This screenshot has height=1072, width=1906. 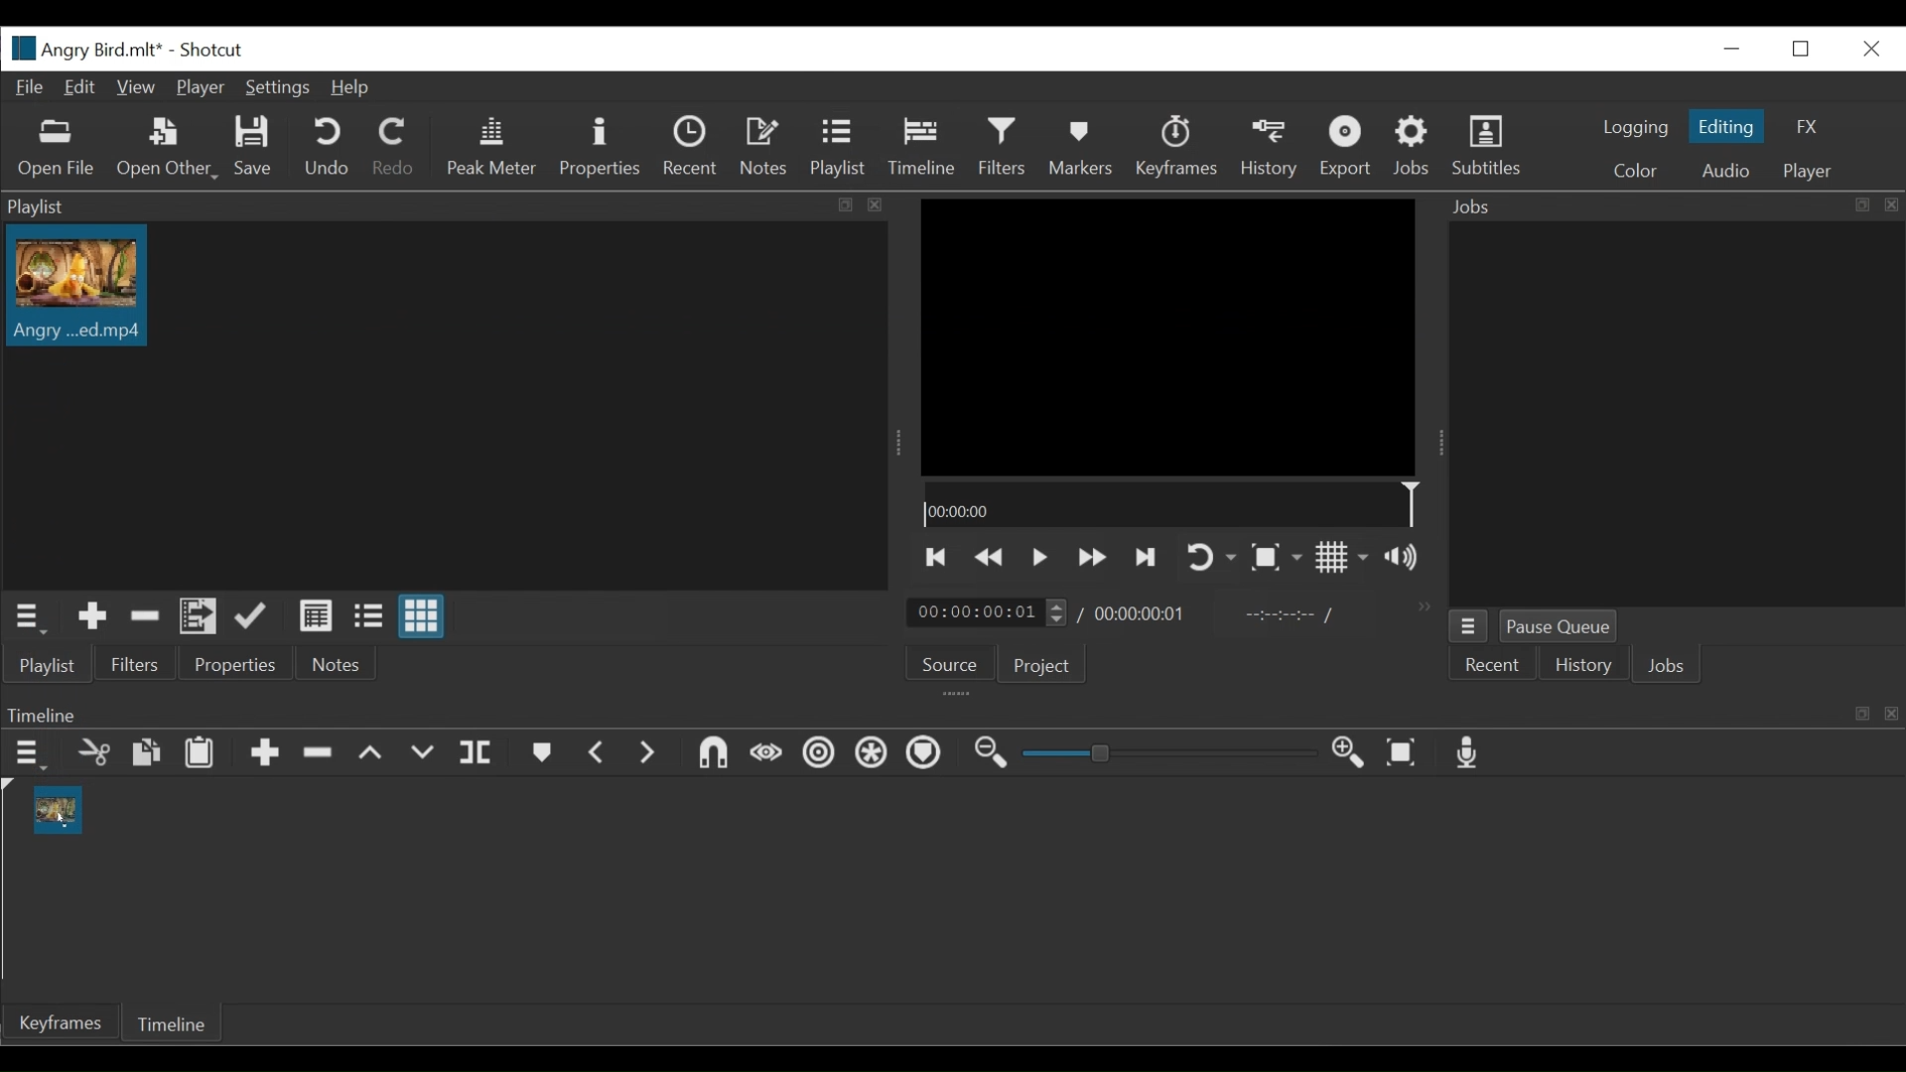 What do you see at coordinates (370, 753) in the screenshot?
I see `Lift` at bounding box center [370, 753].